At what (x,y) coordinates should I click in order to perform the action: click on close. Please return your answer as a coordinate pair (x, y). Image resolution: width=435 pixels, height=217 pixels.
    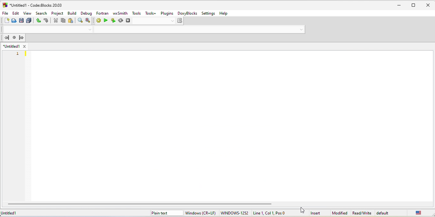
    Looking at the image, I should click on (24, 46).